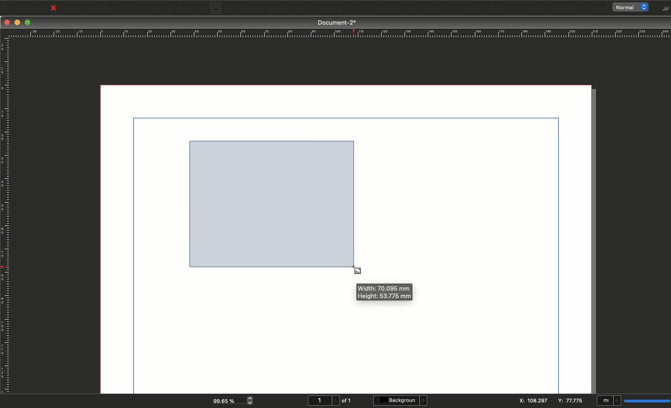  Describe the element at coordinates (217, 9) in the screenshot. I see `Image frame` at that location.